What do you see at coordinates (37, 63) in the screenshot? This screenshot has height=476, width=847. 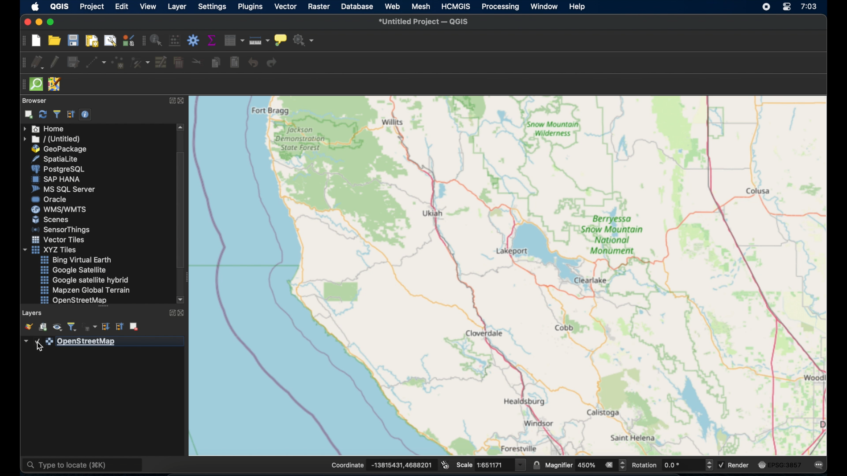 I see `current edits` at bounding box center [37, 63].